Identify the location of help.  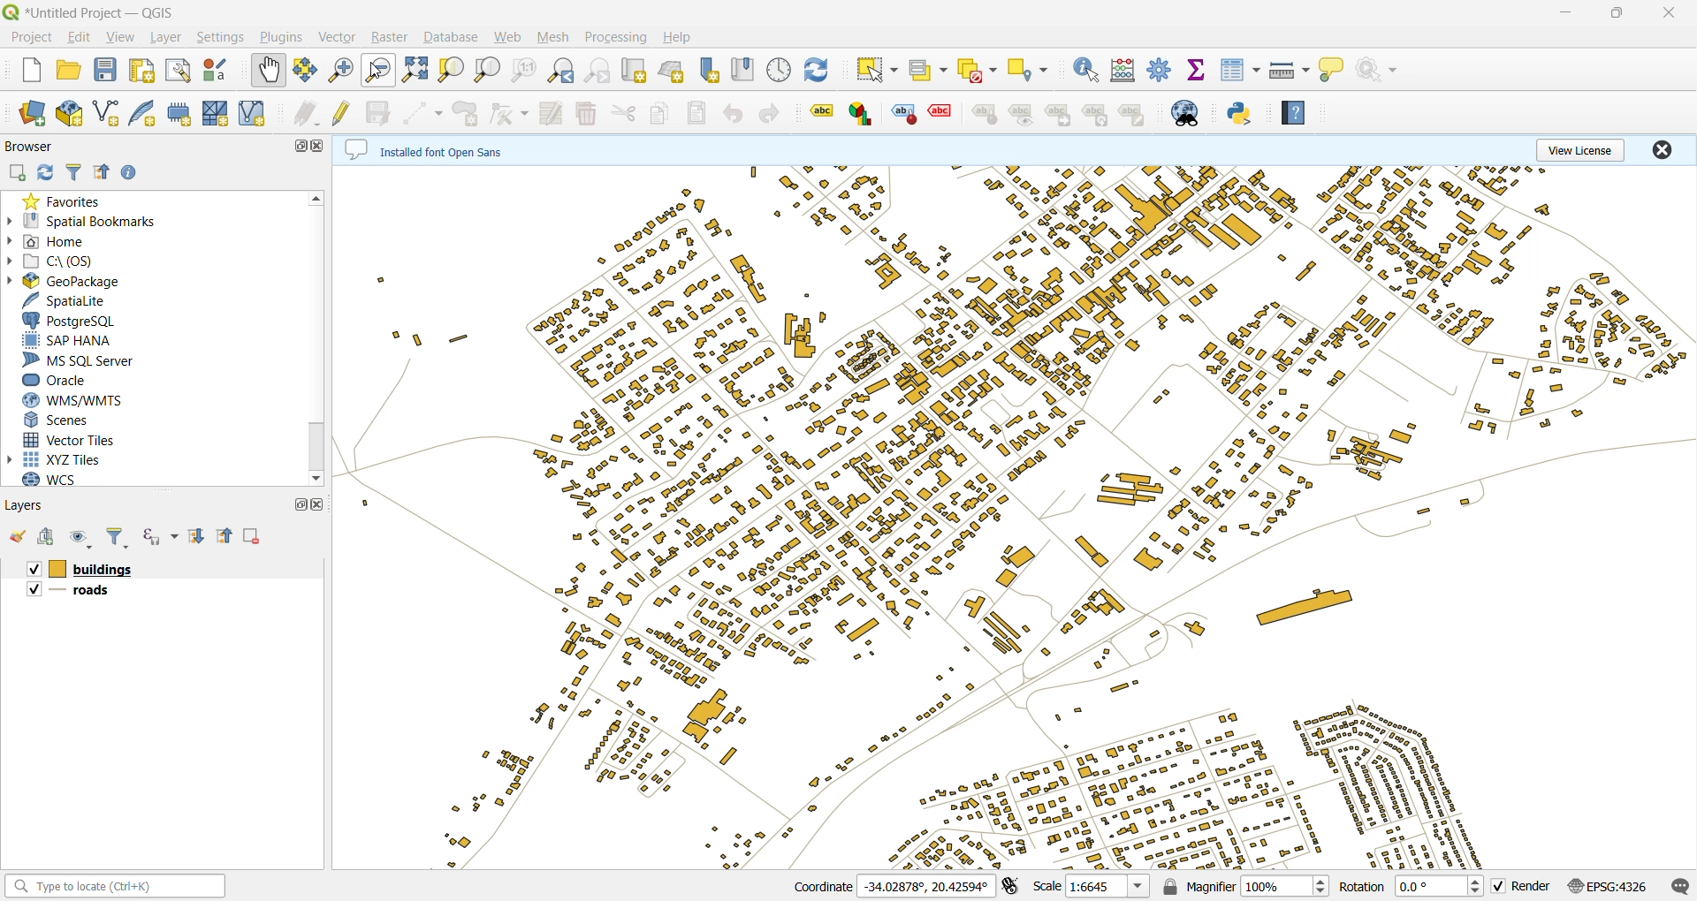
(1295, 116).